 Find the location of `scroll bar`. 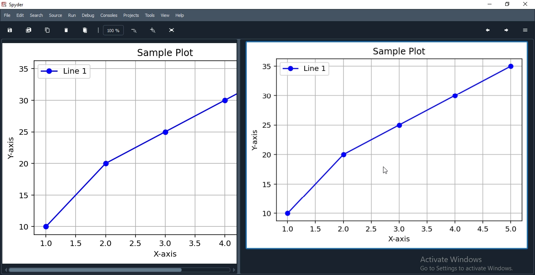

scroll bar is located at coordinates (119, 270).